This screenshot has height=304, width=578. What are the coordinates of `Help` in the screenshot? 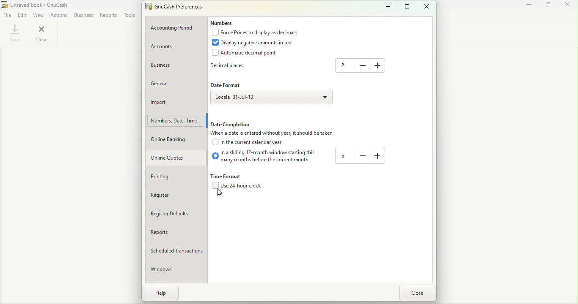 It's located at (162, 293).